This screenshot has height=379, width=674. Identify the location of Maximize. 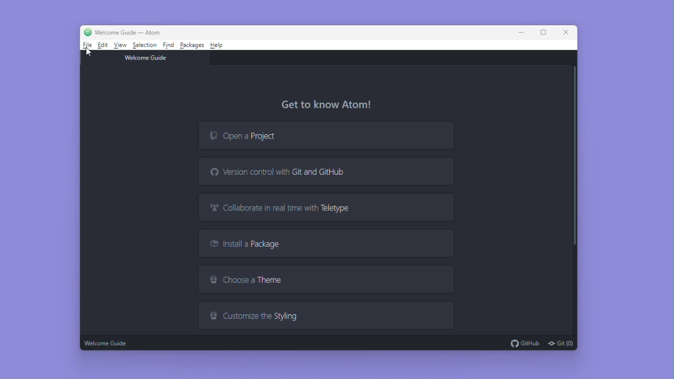
(543, 31).